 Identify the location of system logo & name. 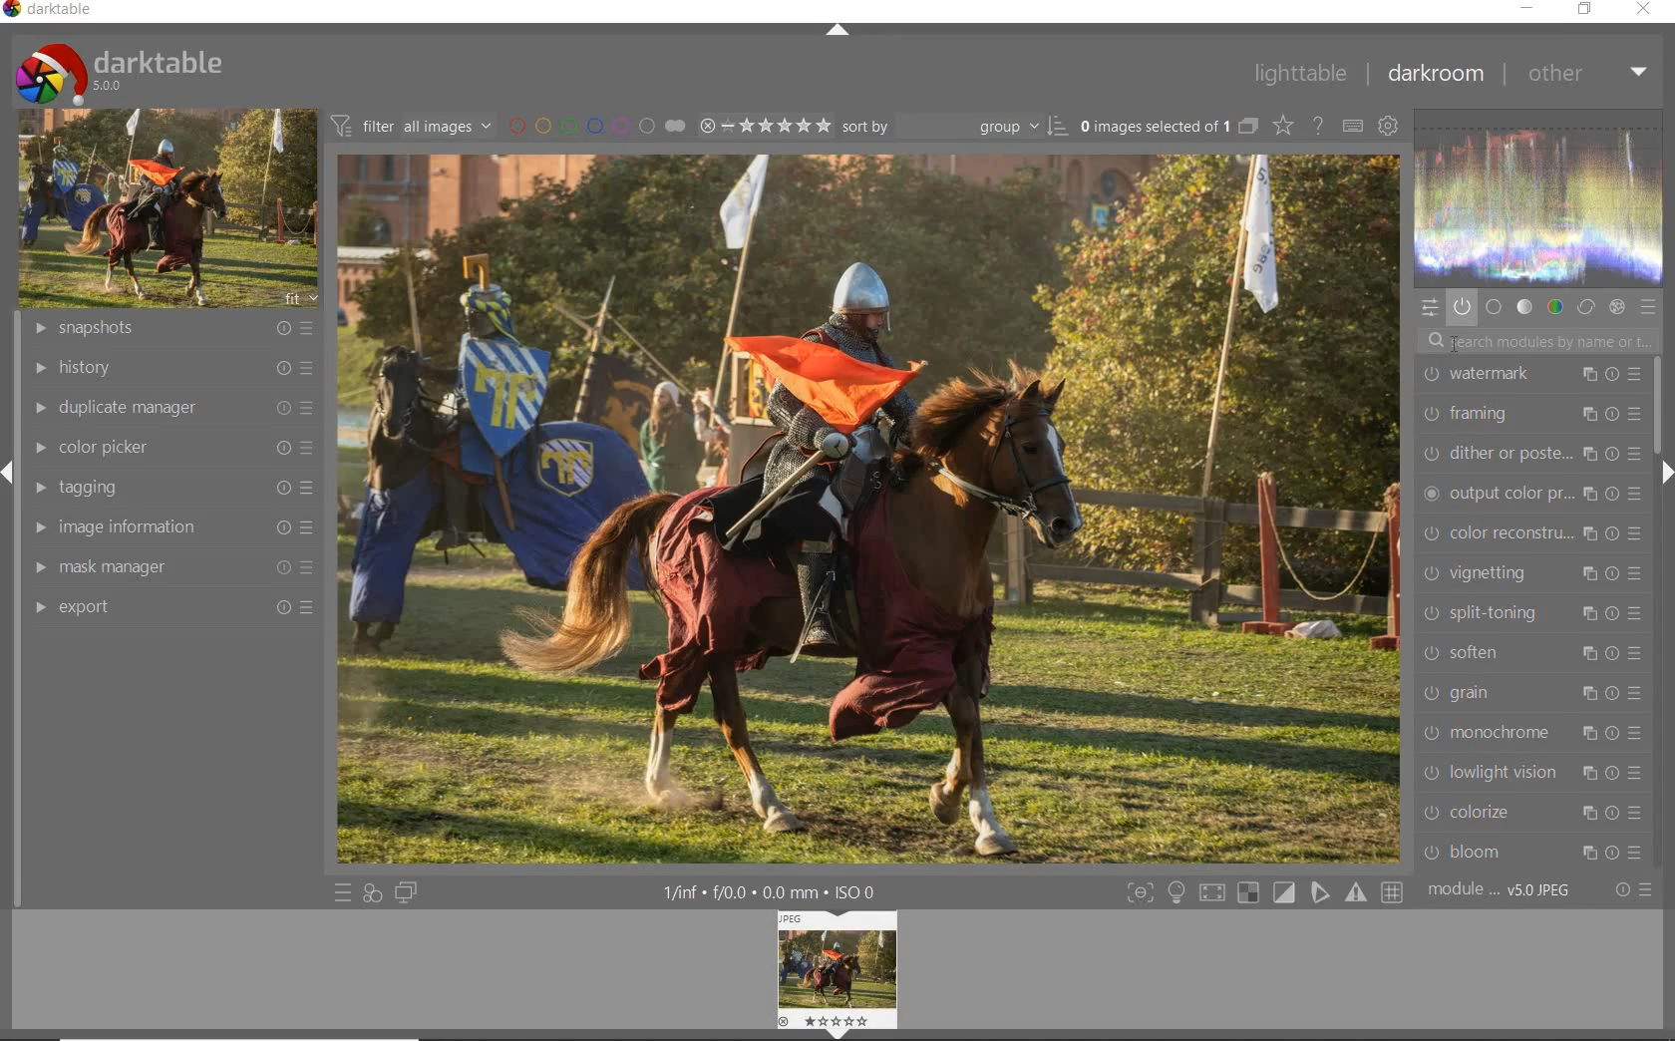
(119, 72).